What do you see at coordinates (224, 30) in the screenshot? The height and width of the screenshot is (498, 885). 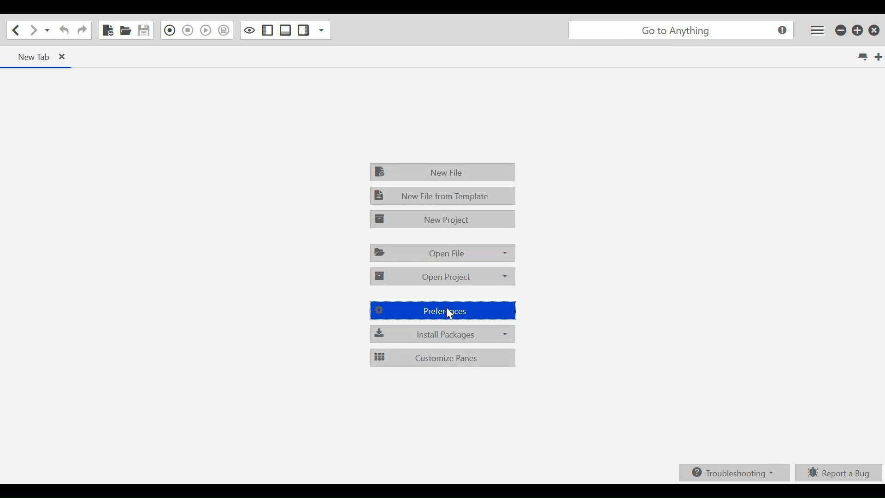 I see `Jump to the next syntax checking result` at bounding box center [224, 30].